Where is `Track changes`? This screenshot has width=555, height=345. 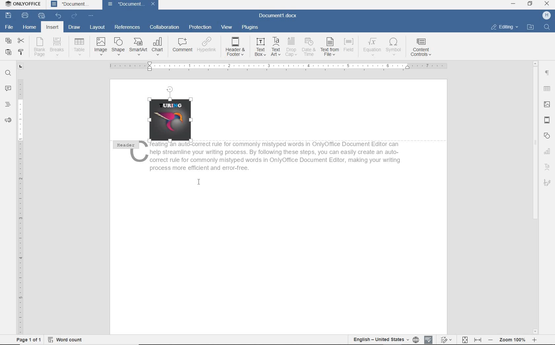 Track changes is located at coordinates (446, 339).